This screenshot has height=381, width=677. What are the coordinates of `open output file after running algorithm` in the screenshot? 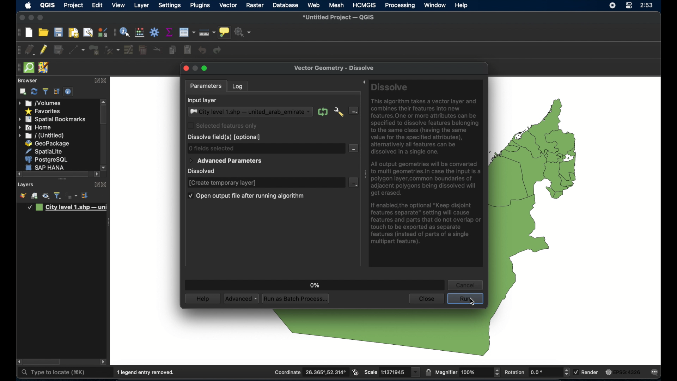 It's located at (245, 196).